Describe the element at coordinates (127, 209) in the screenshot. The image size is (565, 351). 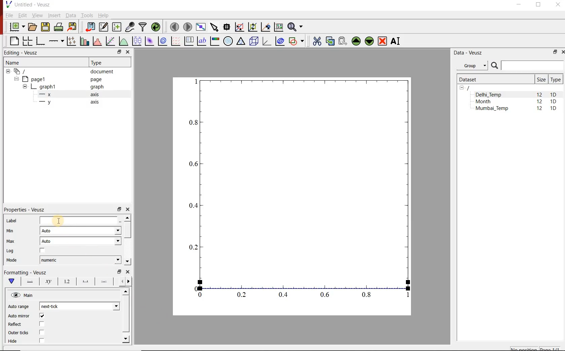
I see `close` at that location.